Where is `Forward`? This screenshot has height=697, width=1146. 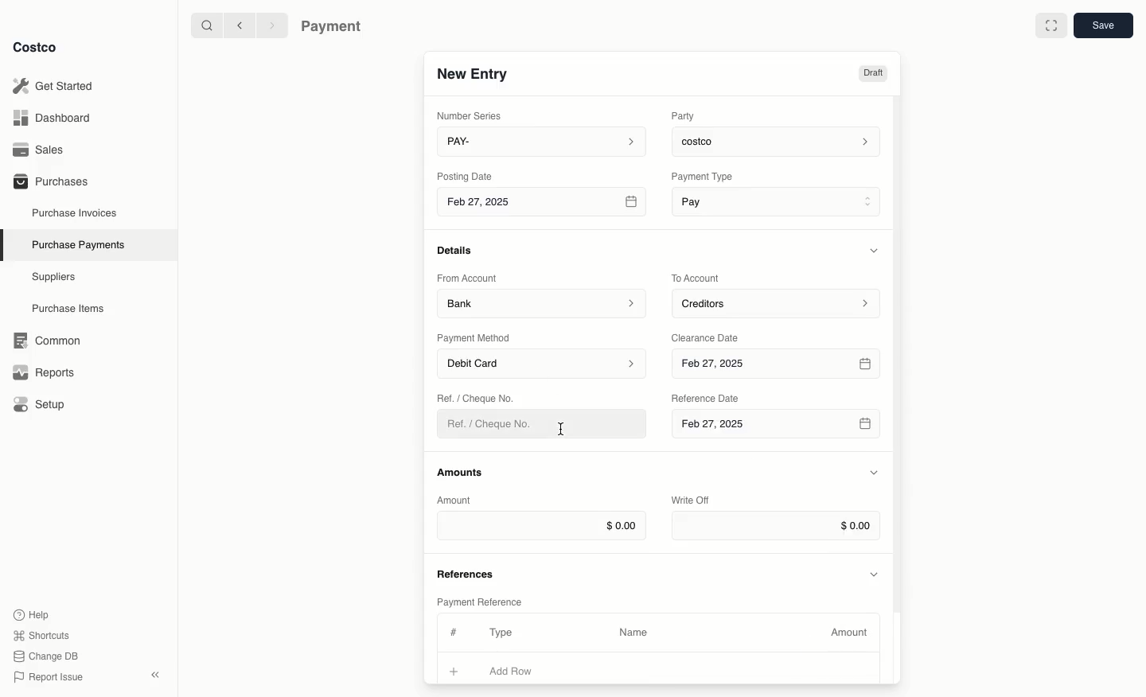 Forward is located at coordinates (271, 25).